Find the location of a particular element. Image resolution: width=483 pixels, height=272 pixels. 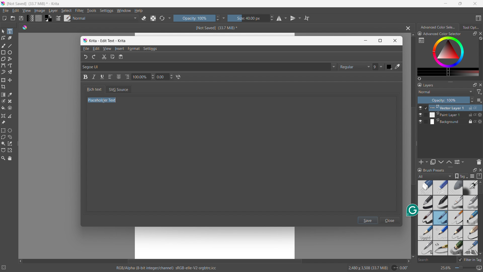

settings is located at coordinates (106, 11).